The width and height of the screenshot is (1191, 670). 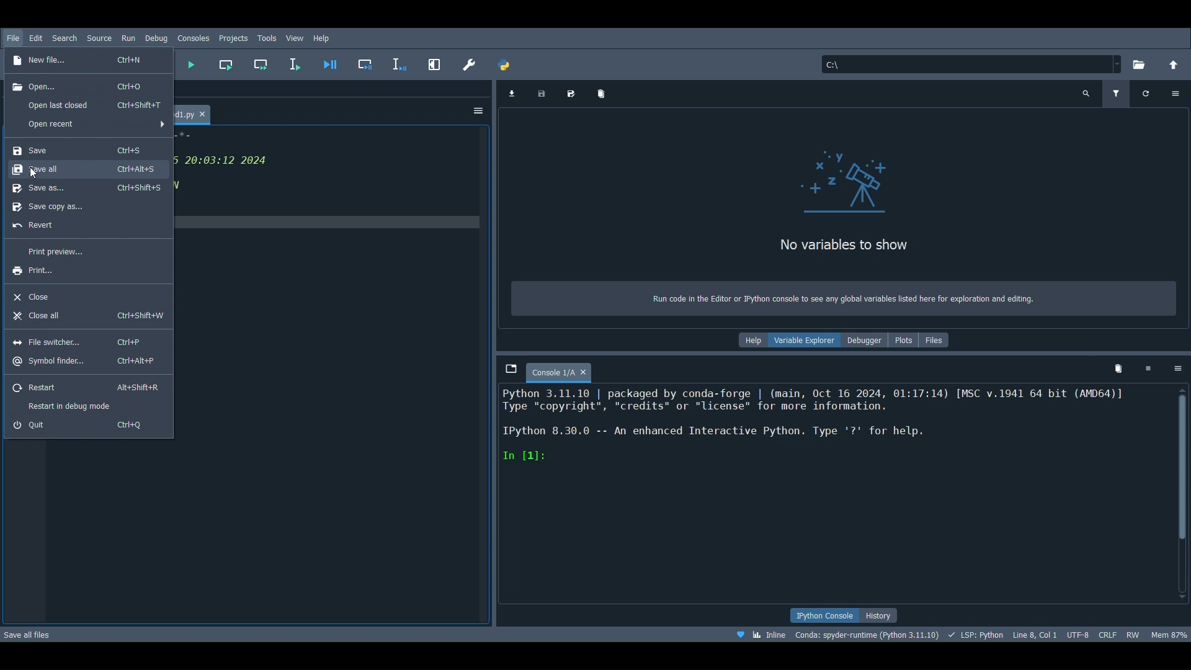 I want to click on File EOL Status, so click(x=1108, y=633).